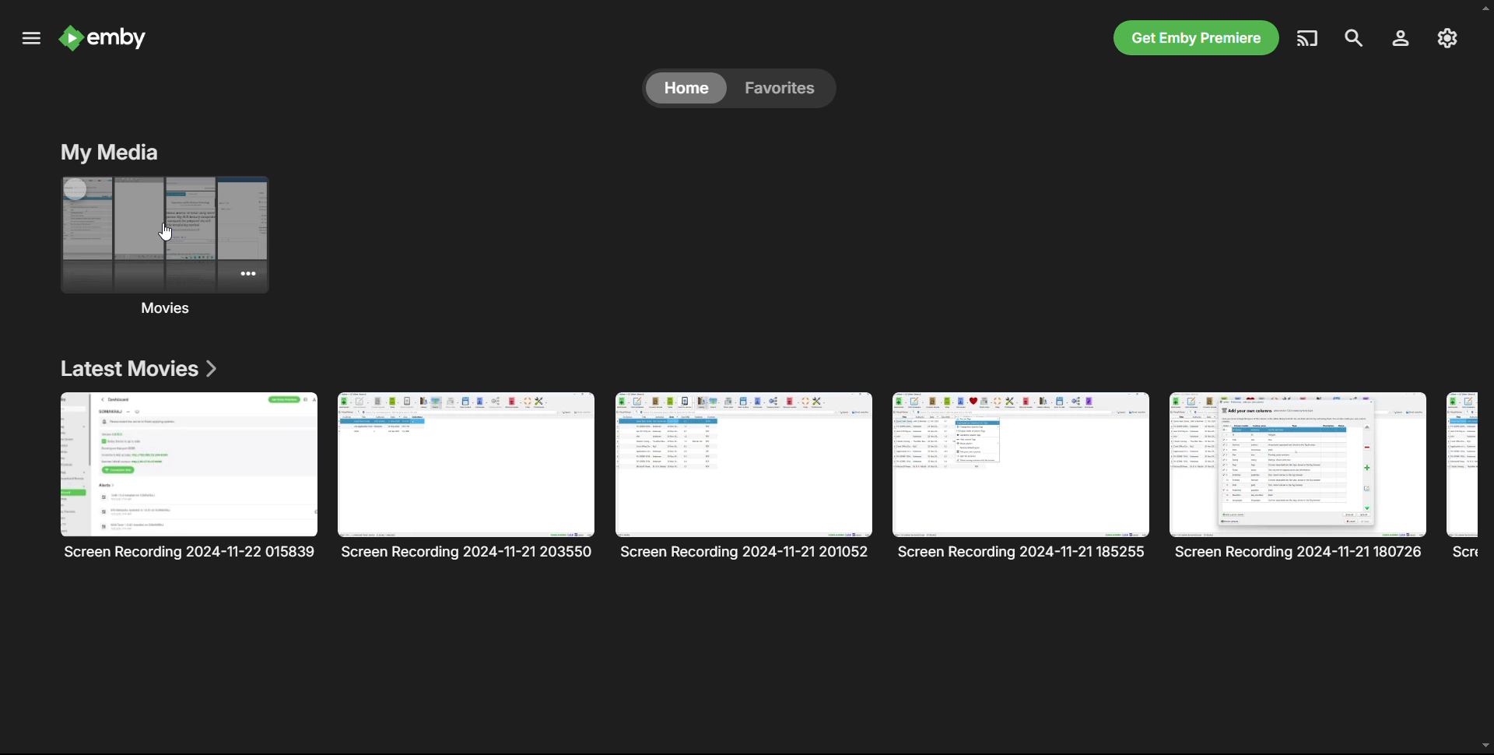 This screenshot has width=1494, height=755. What do you see at coordinates (686, 87) in the screenshot?
I see `home` at bounding box center [686, 87].